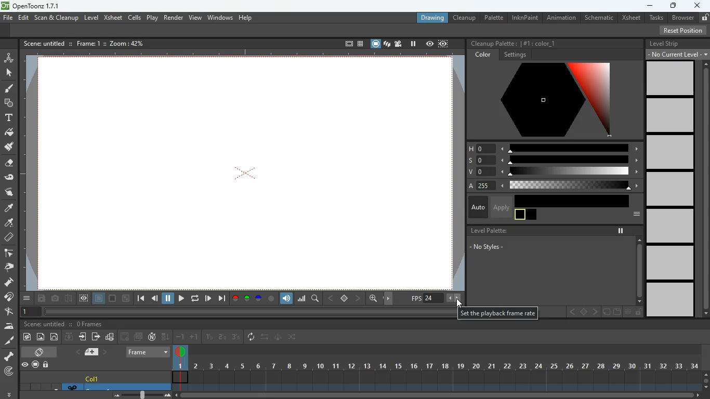 The width and height of the screenshot is (710, 399). I want to click on edit, so click(9, 312).